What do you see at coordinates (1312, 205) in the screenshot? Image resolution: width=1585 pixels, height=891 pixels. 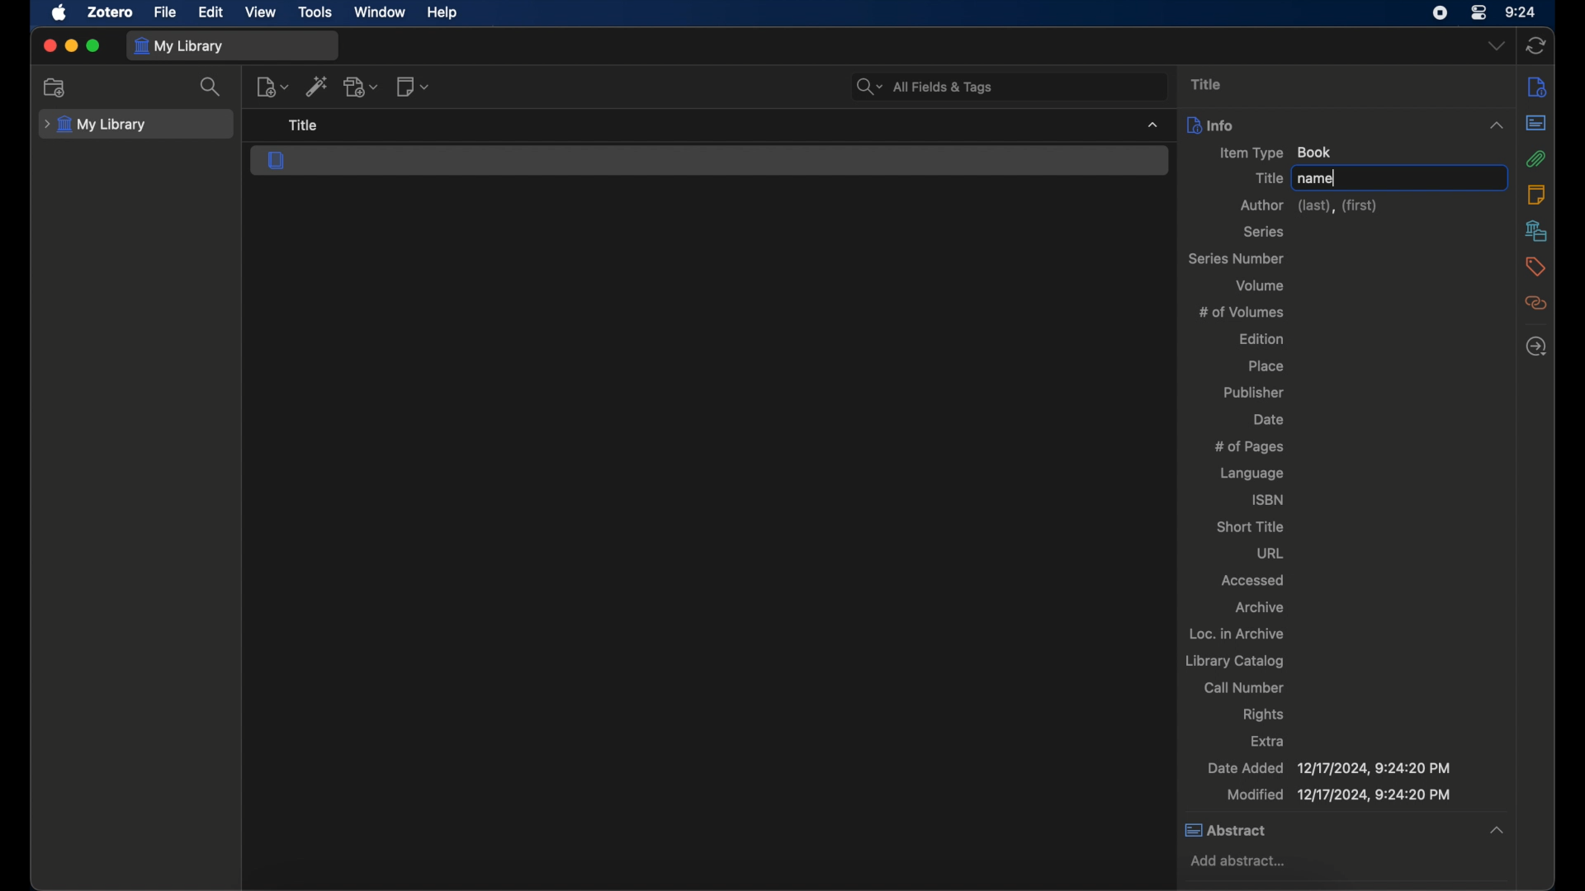 I see `author` at bounding box center [1312, 205].